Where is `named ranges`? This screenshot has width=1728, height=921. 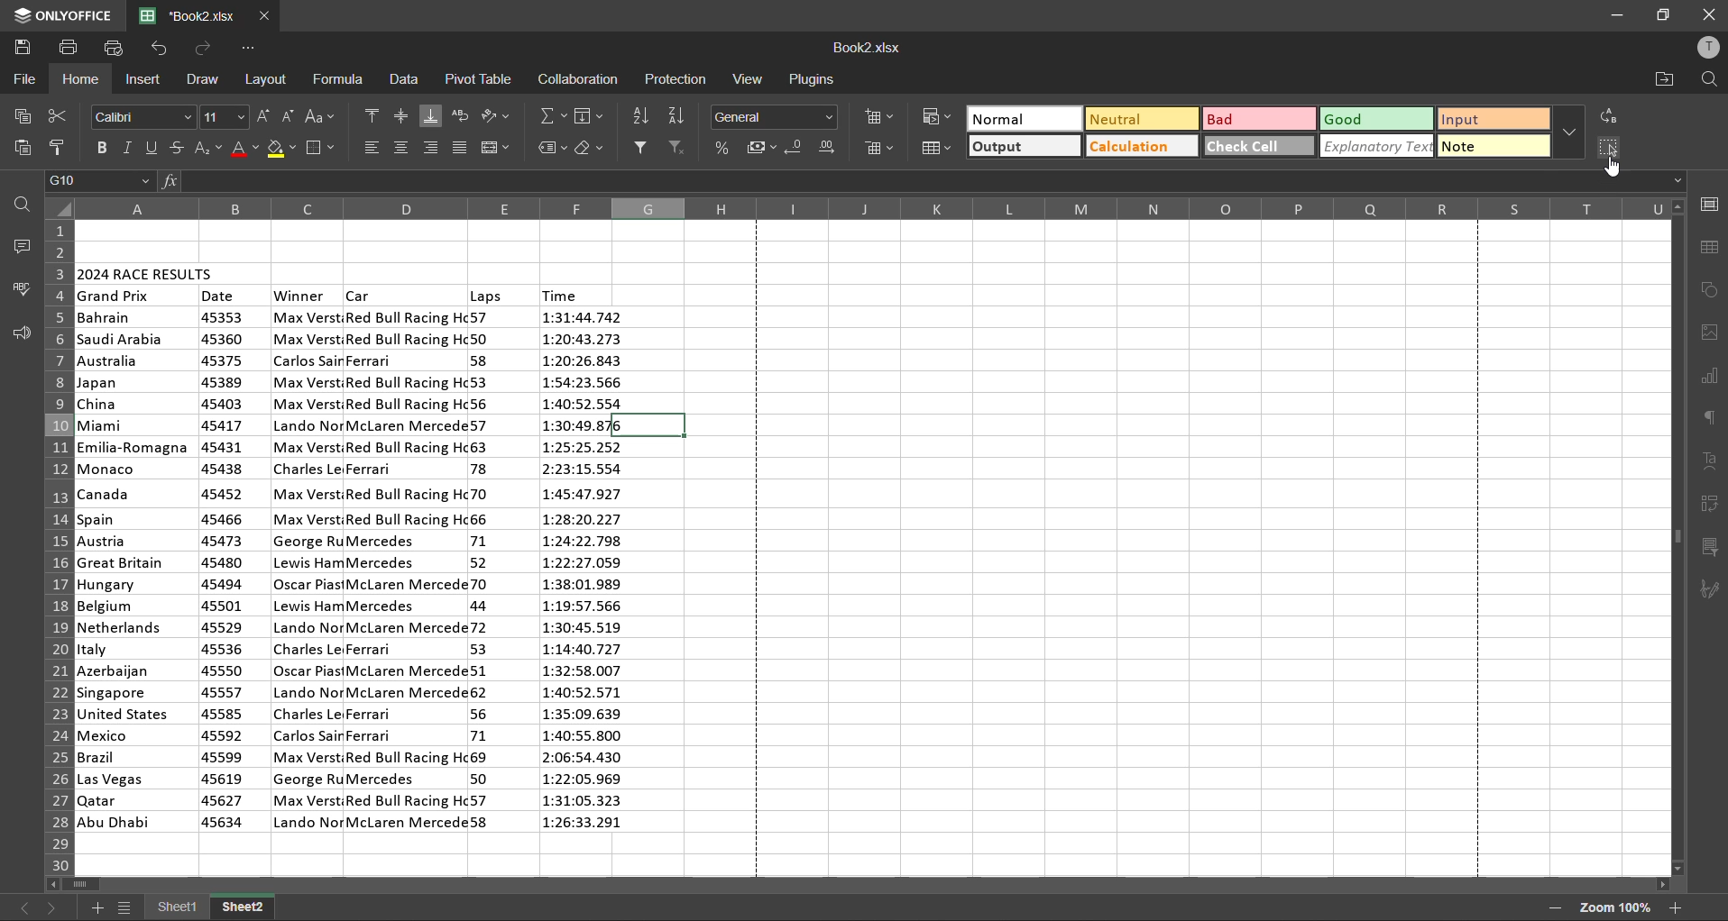 named ranges is located at coordinates (555, 148).